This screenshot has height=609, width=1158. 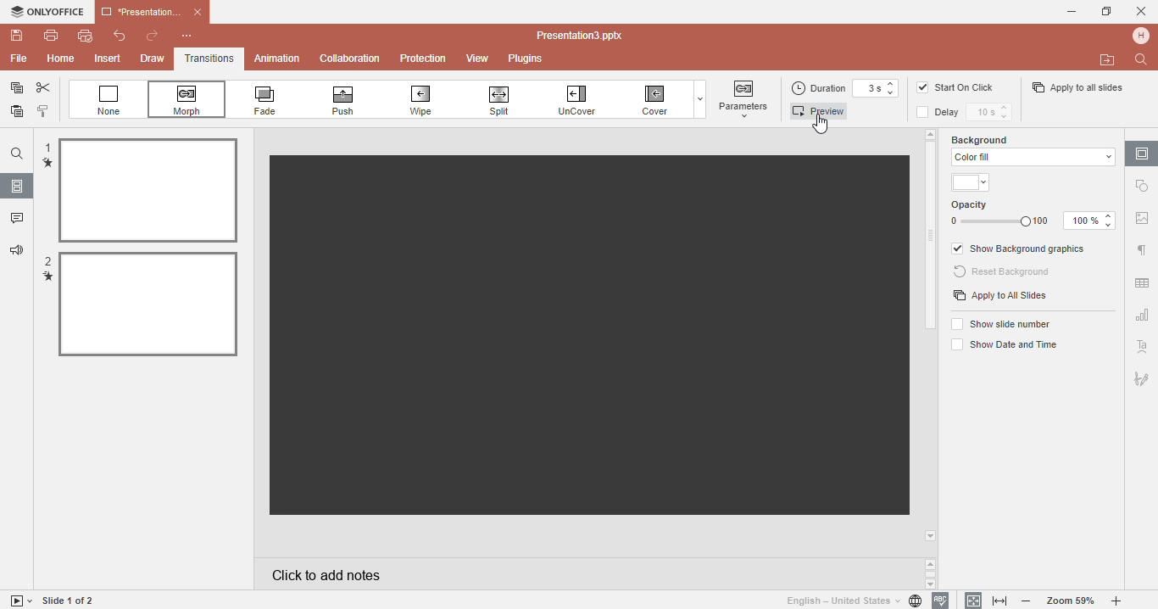 I want to click on Insert, so click(x=109, y=59).